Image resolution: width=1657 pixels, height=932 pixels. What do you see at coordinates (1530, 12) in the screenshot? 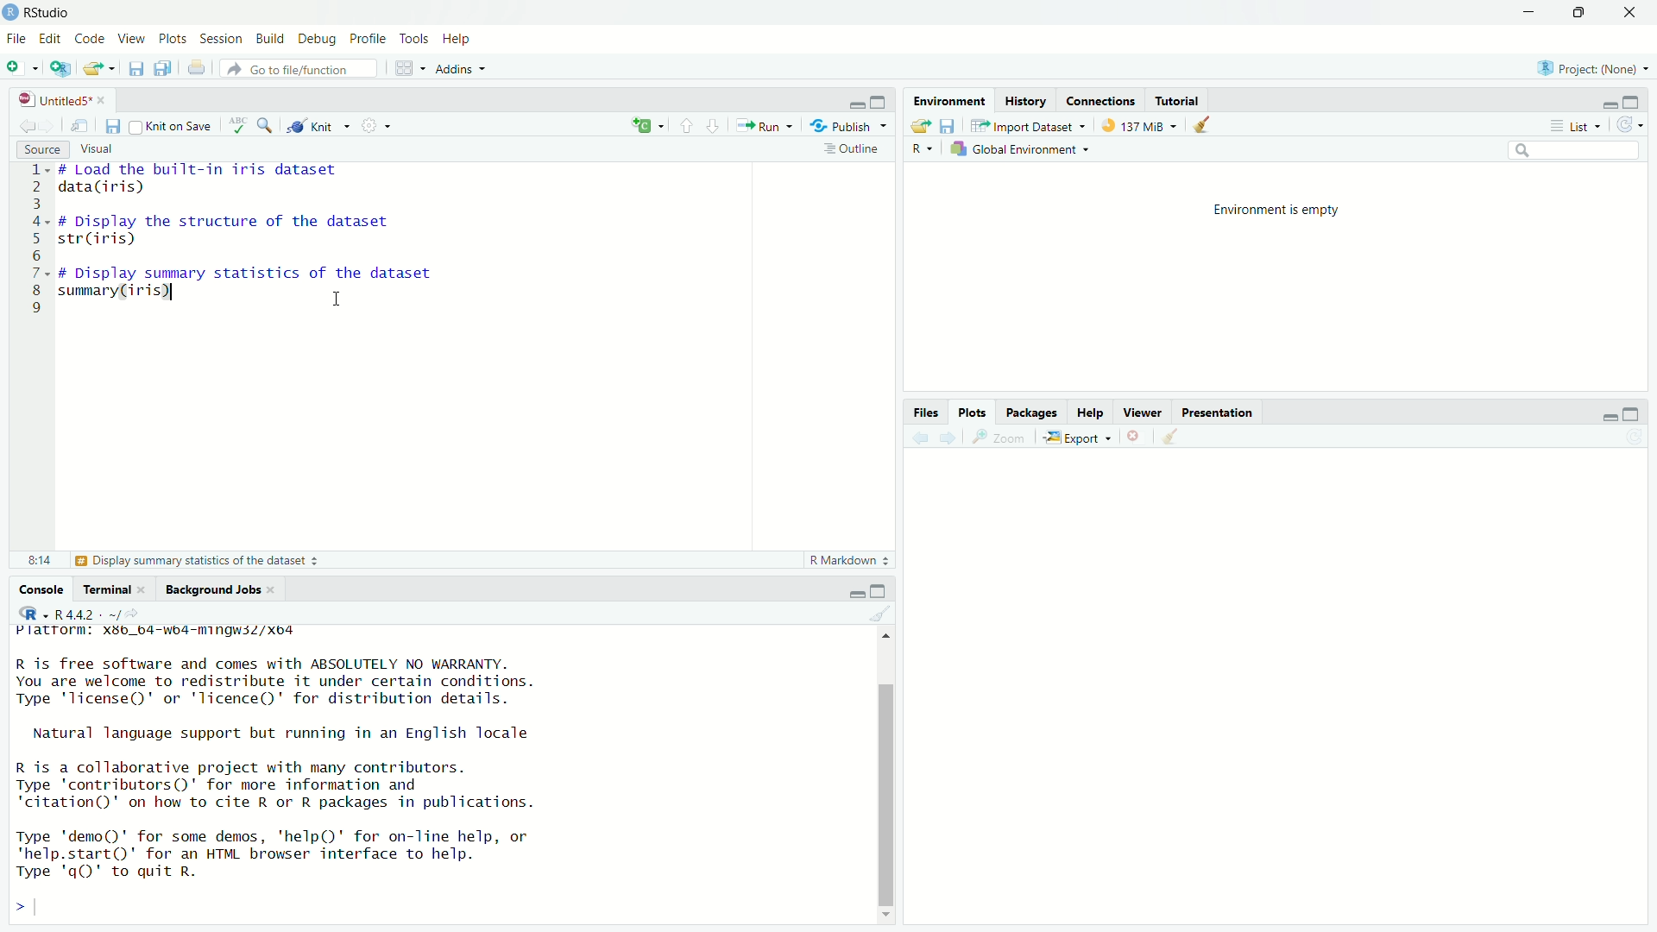
I see `Minimize` at bounding box center [1530, 12].